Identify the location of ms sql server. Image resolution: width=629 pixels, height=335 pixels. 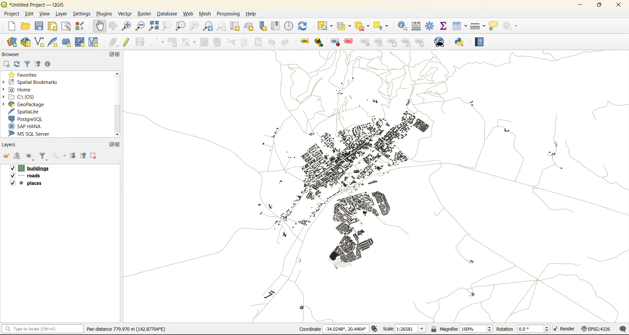
(32, 133).